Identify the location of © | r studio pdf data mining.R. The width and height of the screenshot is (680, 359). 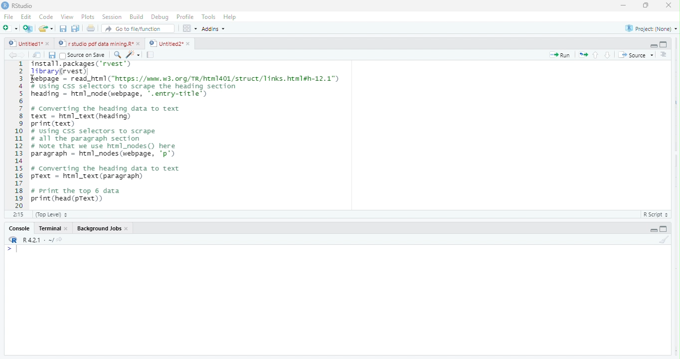
(97, 44).